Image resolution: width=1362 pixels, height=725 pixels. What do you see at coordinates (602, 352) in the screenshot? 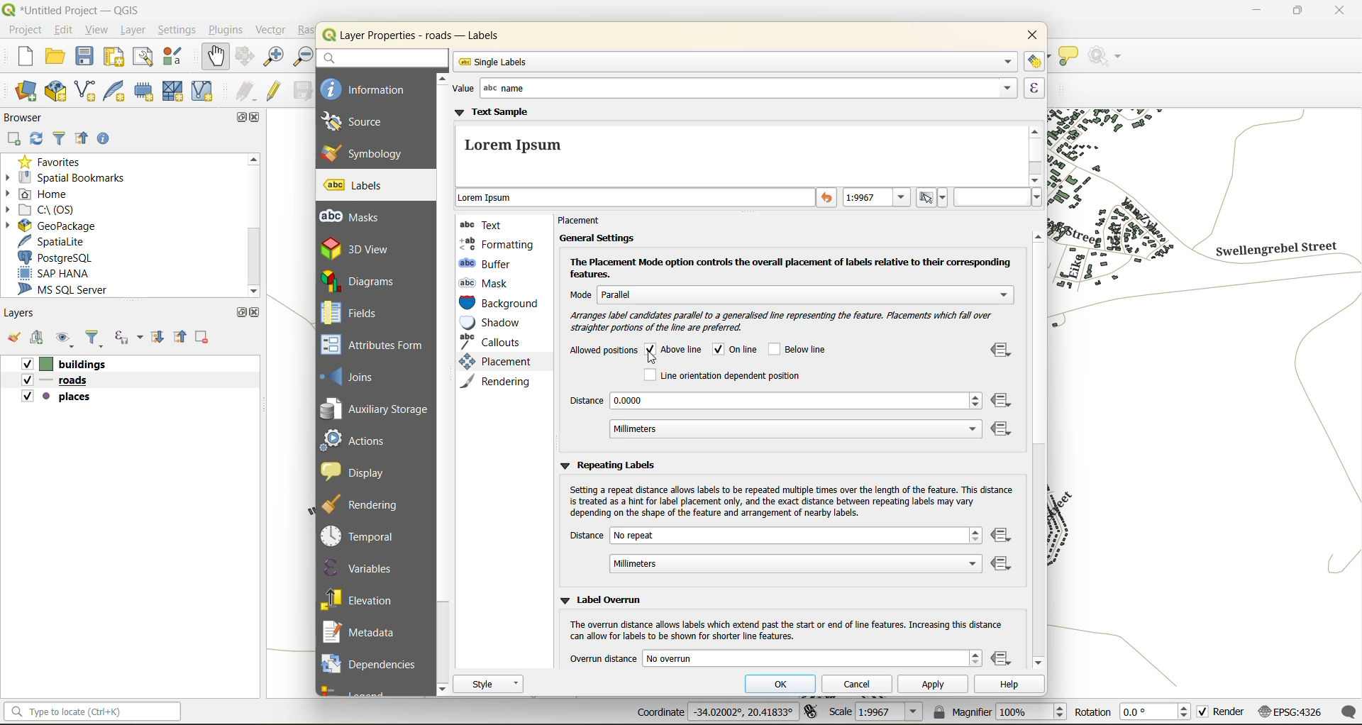
I see `allowed positions` at bounding box center [602, 352].